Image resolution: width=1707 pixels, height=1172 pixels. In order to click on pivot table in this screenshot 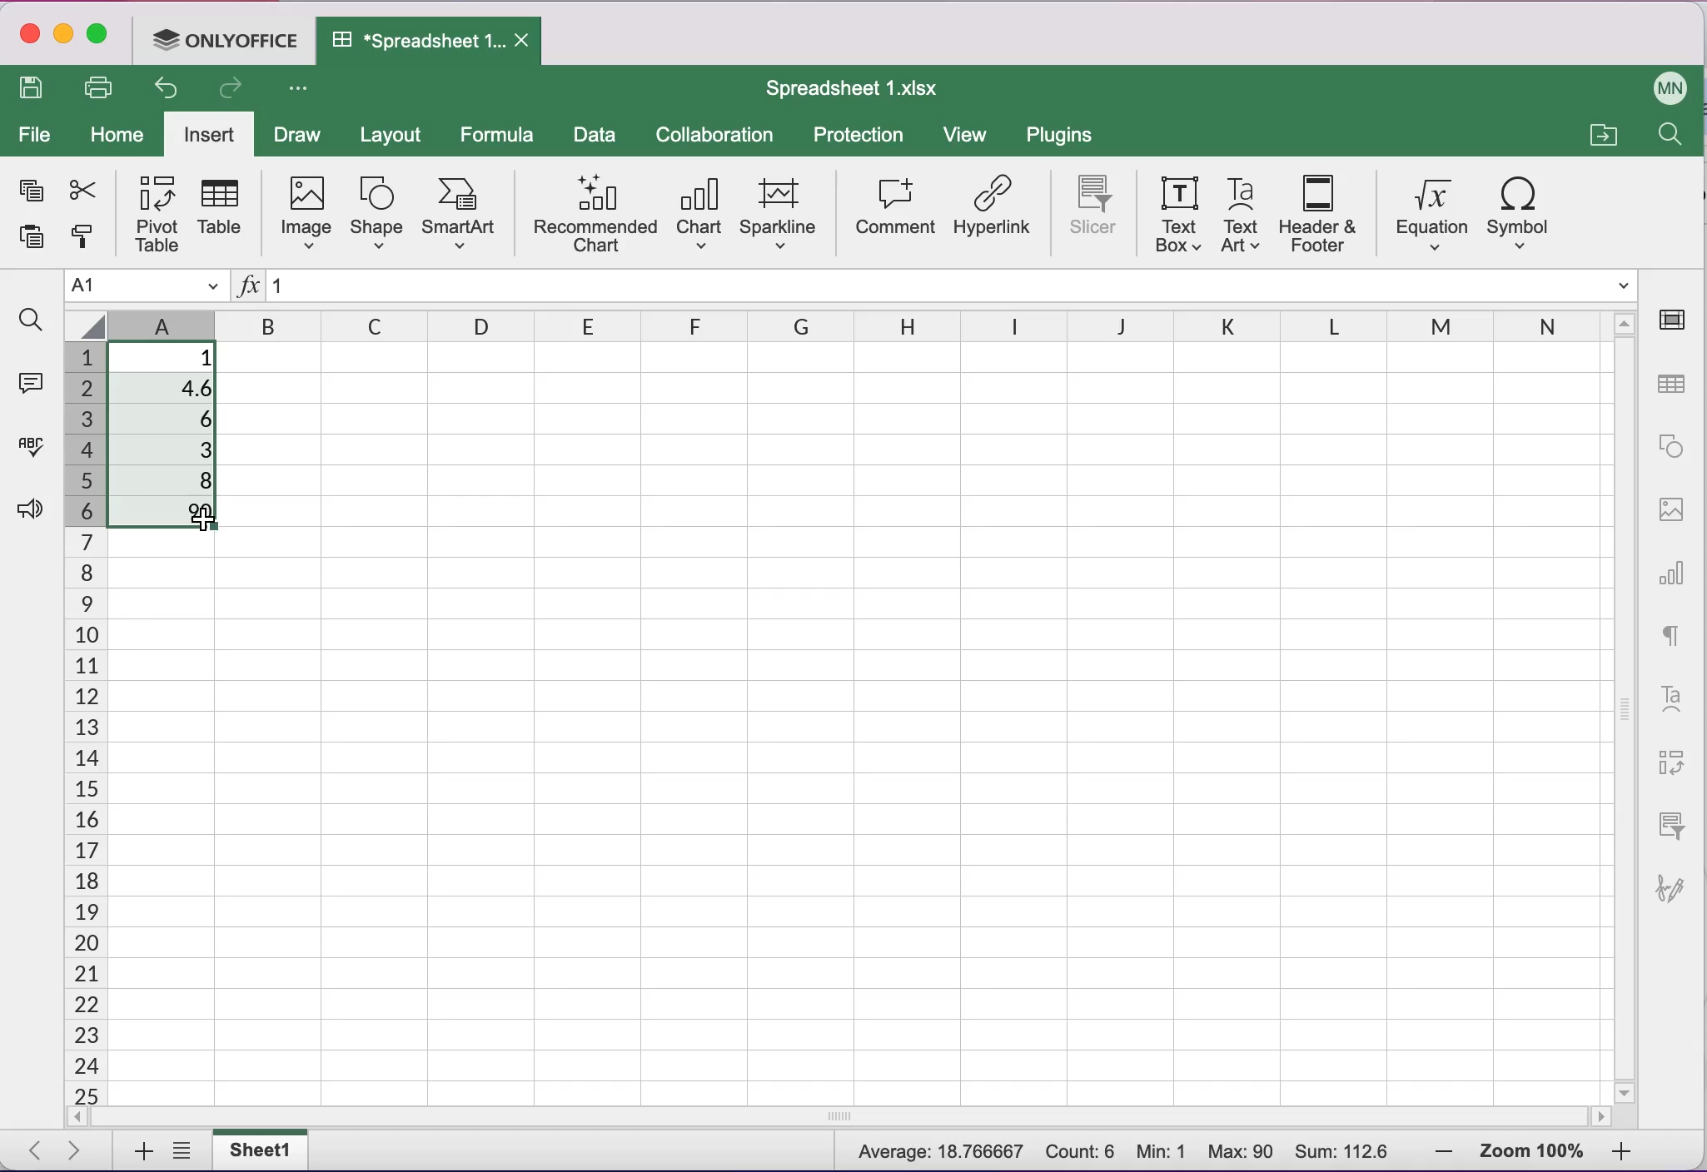, I will do `click(1673, 767)`.